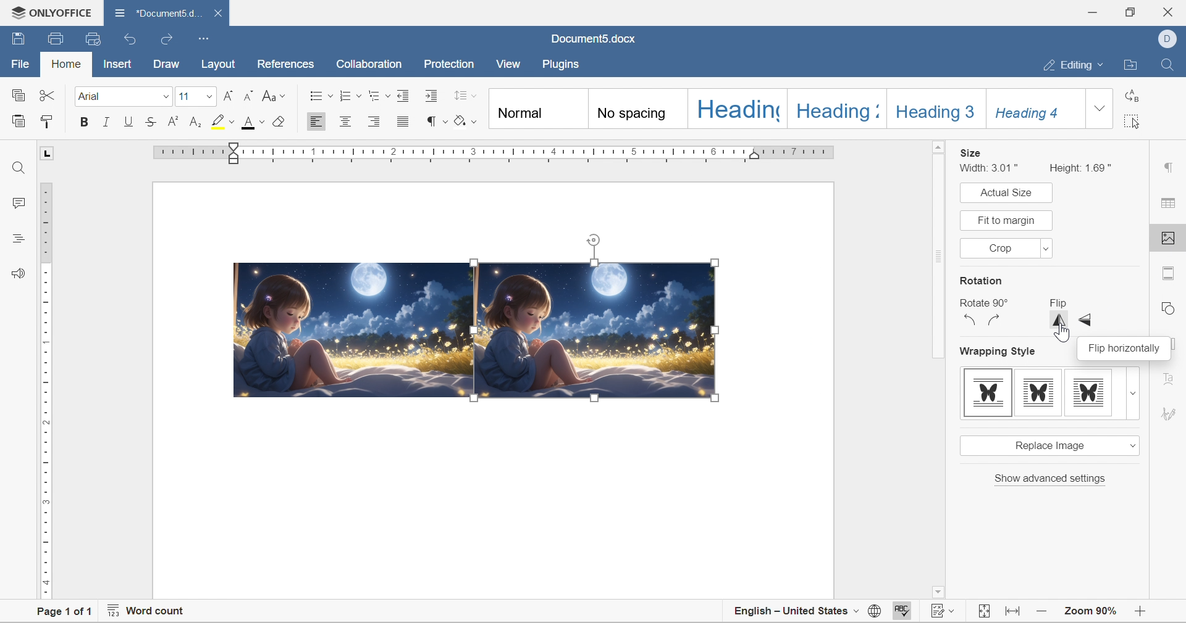  Describe the element at coordinates (46, 392) in the screenshot. I see `ruler` at that location.